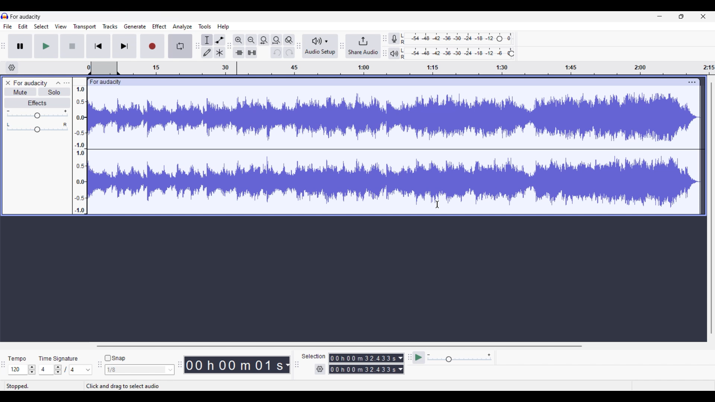  I want to click on Settings, so click(320, 369).